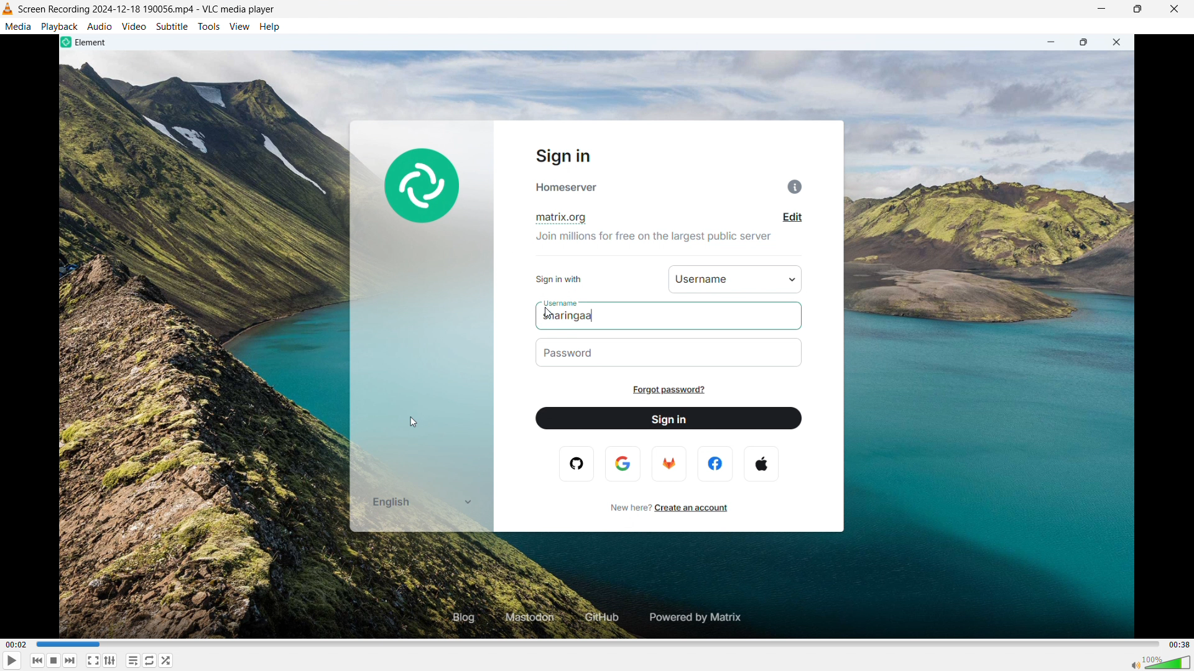 Image resolution: width=1194 pixels, height=671 pixels. What do you see at coordinates (37, 661) in the screenshot?
I see `backward or previous media` at bounding box center [37, 661].